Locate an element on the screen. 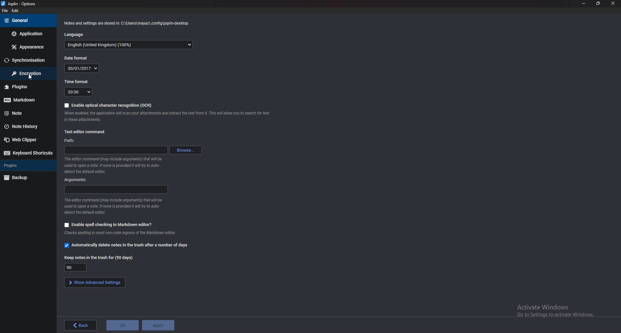 The image size is (621, 333).  is located at coordinates (552, 311).